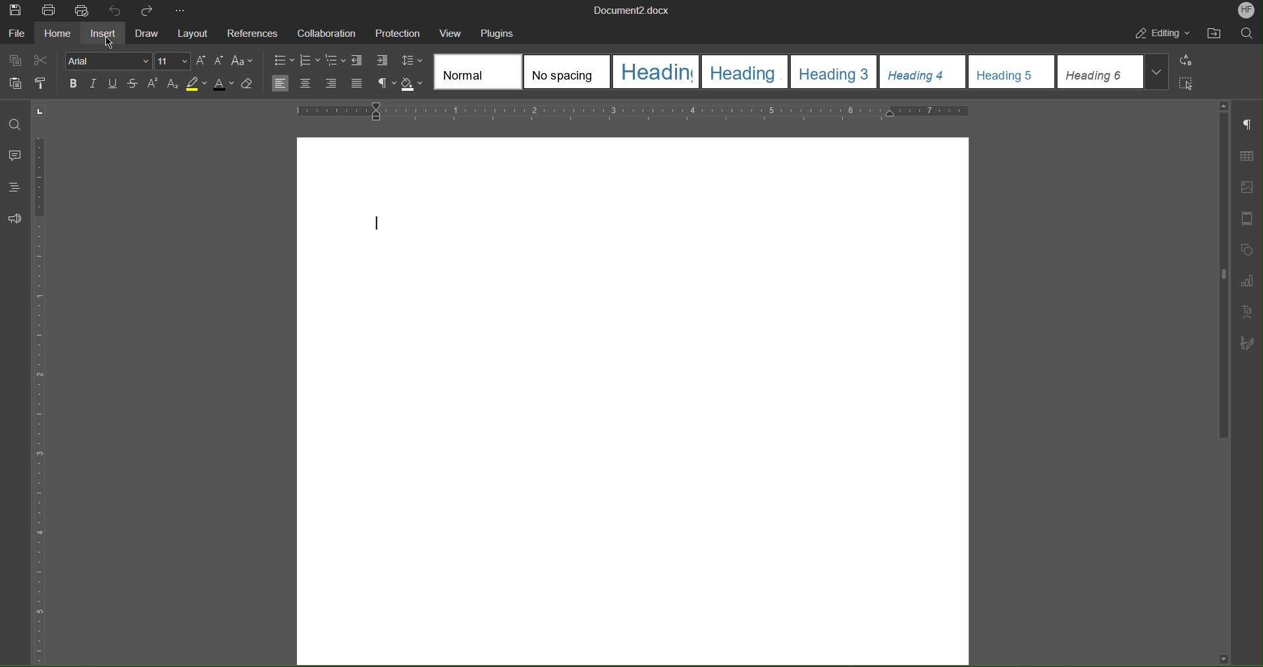 The height and width of the screenshot is (667, 1263). I want to click on Nested List, so click(335, 61).